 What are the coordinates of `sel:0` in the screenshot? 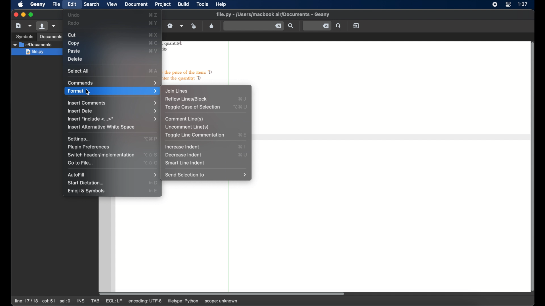 It's located at (65, 301).